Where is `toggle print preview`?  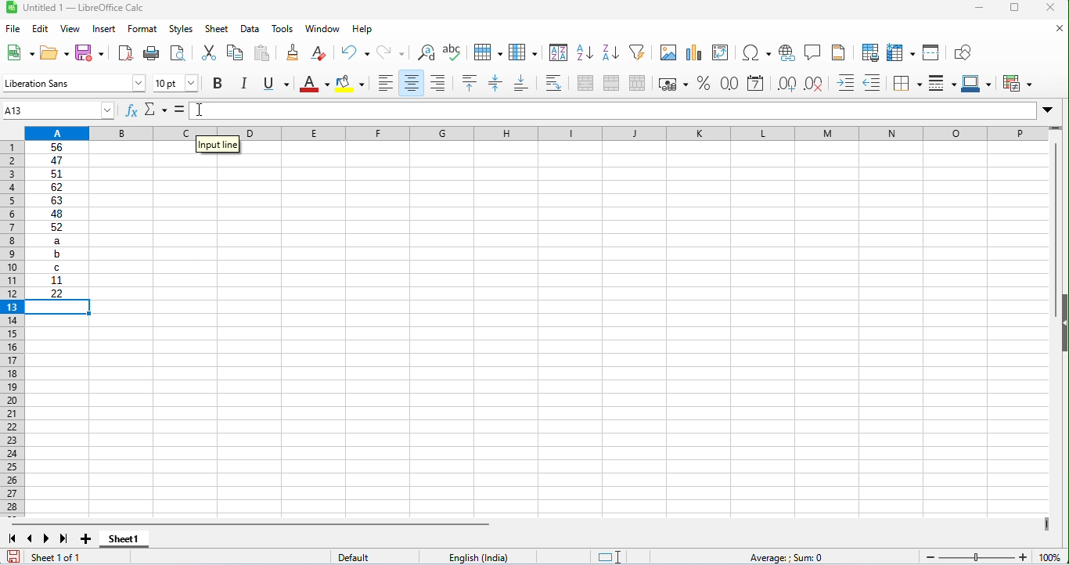
toggle print preview is located at coordinates (178, 52).